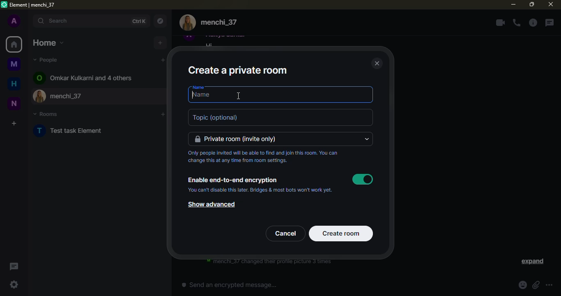 This screenshot has height=296, width=561. What do you see at coordinates (209, 44) in the screenshot?
I see `Hi` at bounding box center [209, 44].